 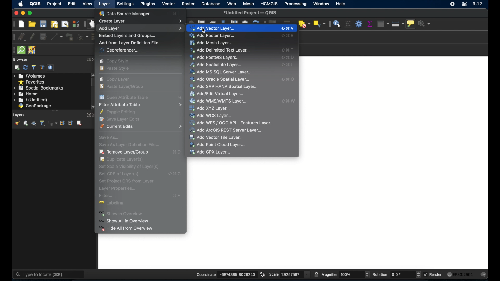 I want to click on project, so click(x=54, y=4).